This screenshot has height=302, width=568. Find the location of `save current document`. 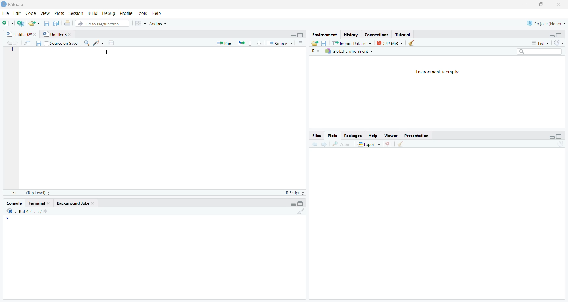

save current document is located at coordinates (46, 23).